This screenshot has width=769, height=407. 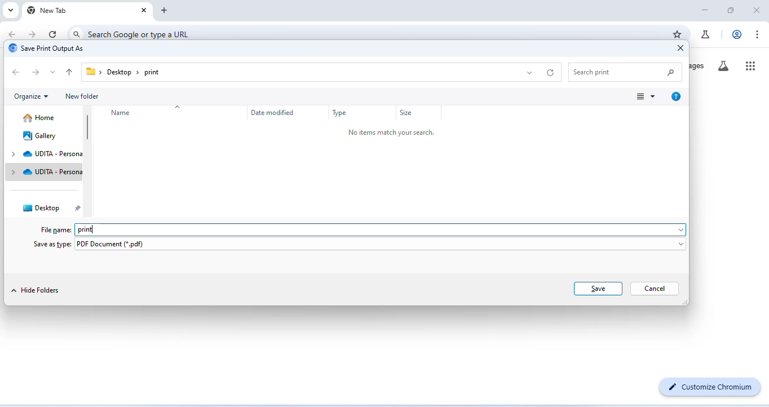 What do you see at coordinates (14, 34) in the screenshot?
I see `go back` at bounding box center [14, 34].